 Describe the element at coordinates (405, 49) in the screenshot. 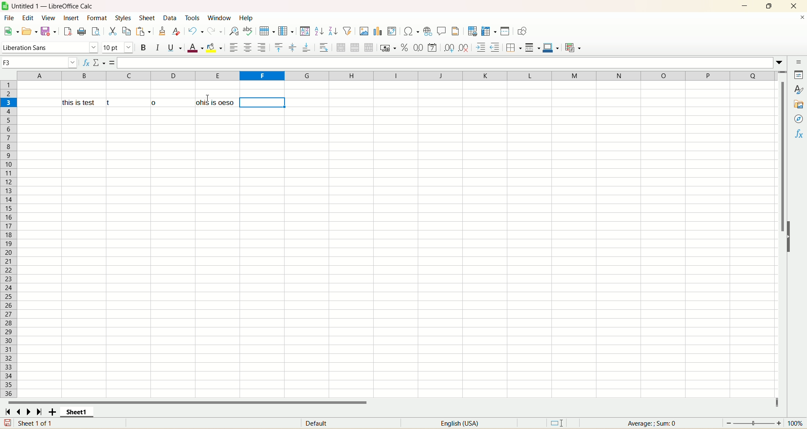

I see `format as percent` at that location.